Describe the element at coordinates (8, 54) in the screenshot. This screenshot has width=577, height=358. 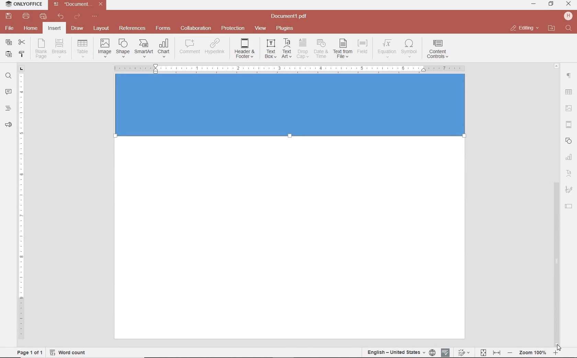
I see `paste` at that location.